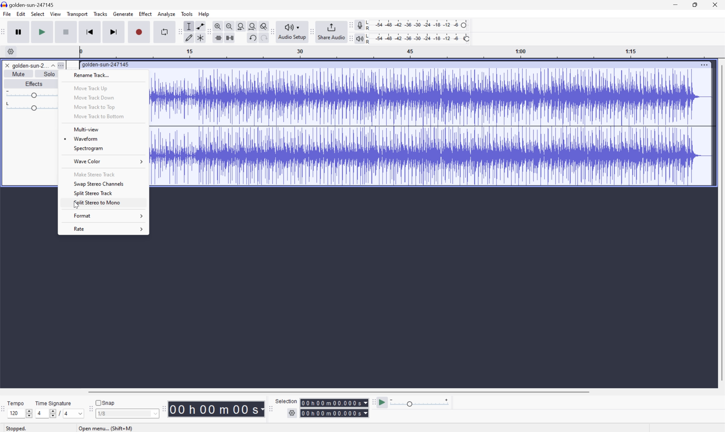 The height and width of the screenshot is (432, 725). Describe the element at coordinates (263, 25) in the screenshot. I see `Zoom toggle` at that location.